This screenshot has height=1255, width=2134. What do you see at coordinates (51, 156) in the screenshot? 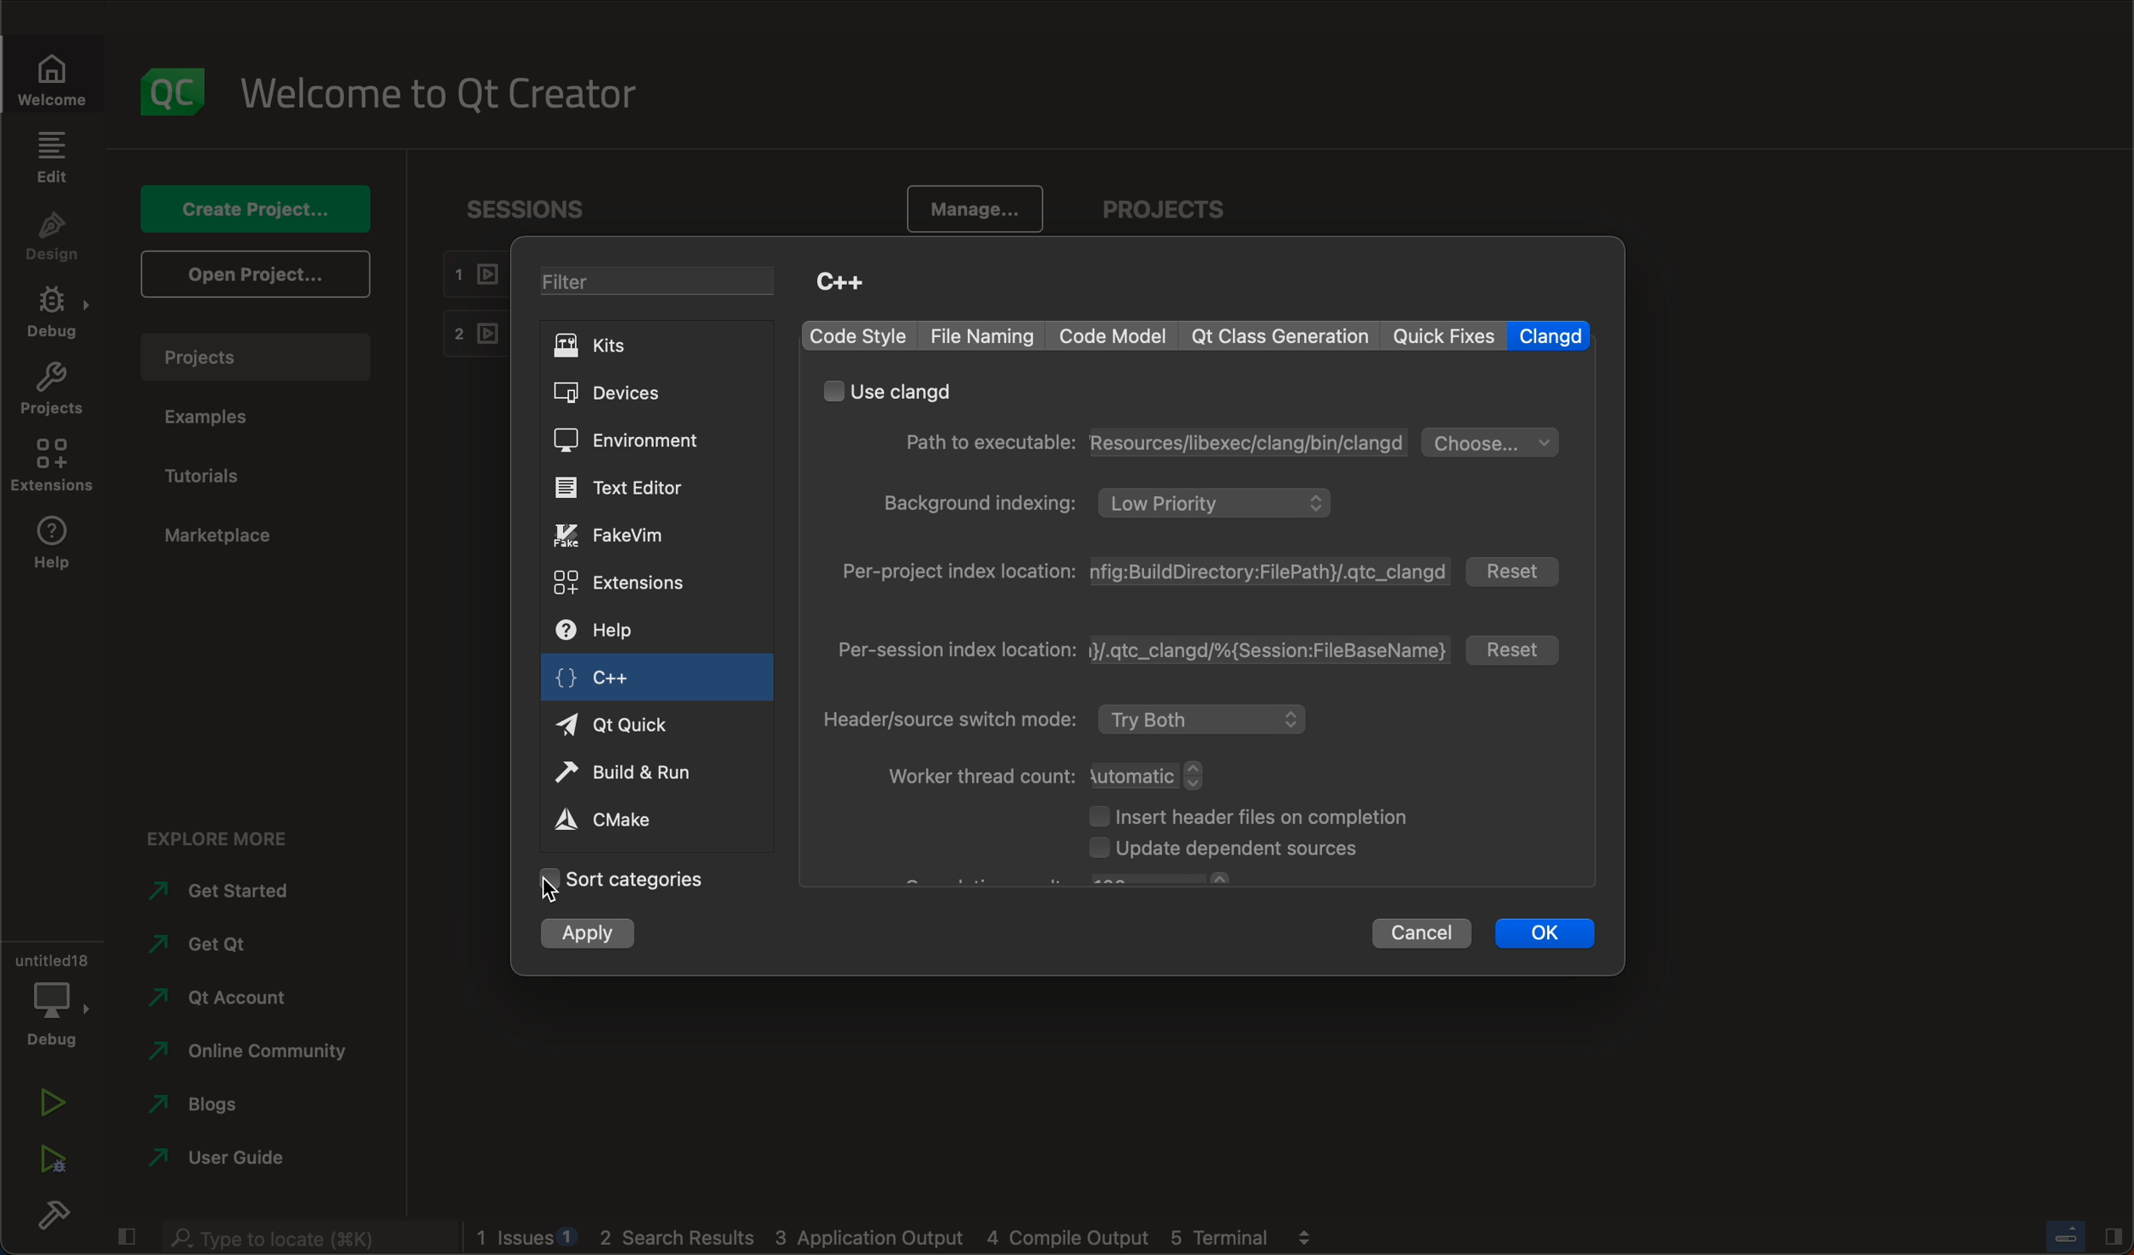
I see `edit` at bounding box center [51, 156].